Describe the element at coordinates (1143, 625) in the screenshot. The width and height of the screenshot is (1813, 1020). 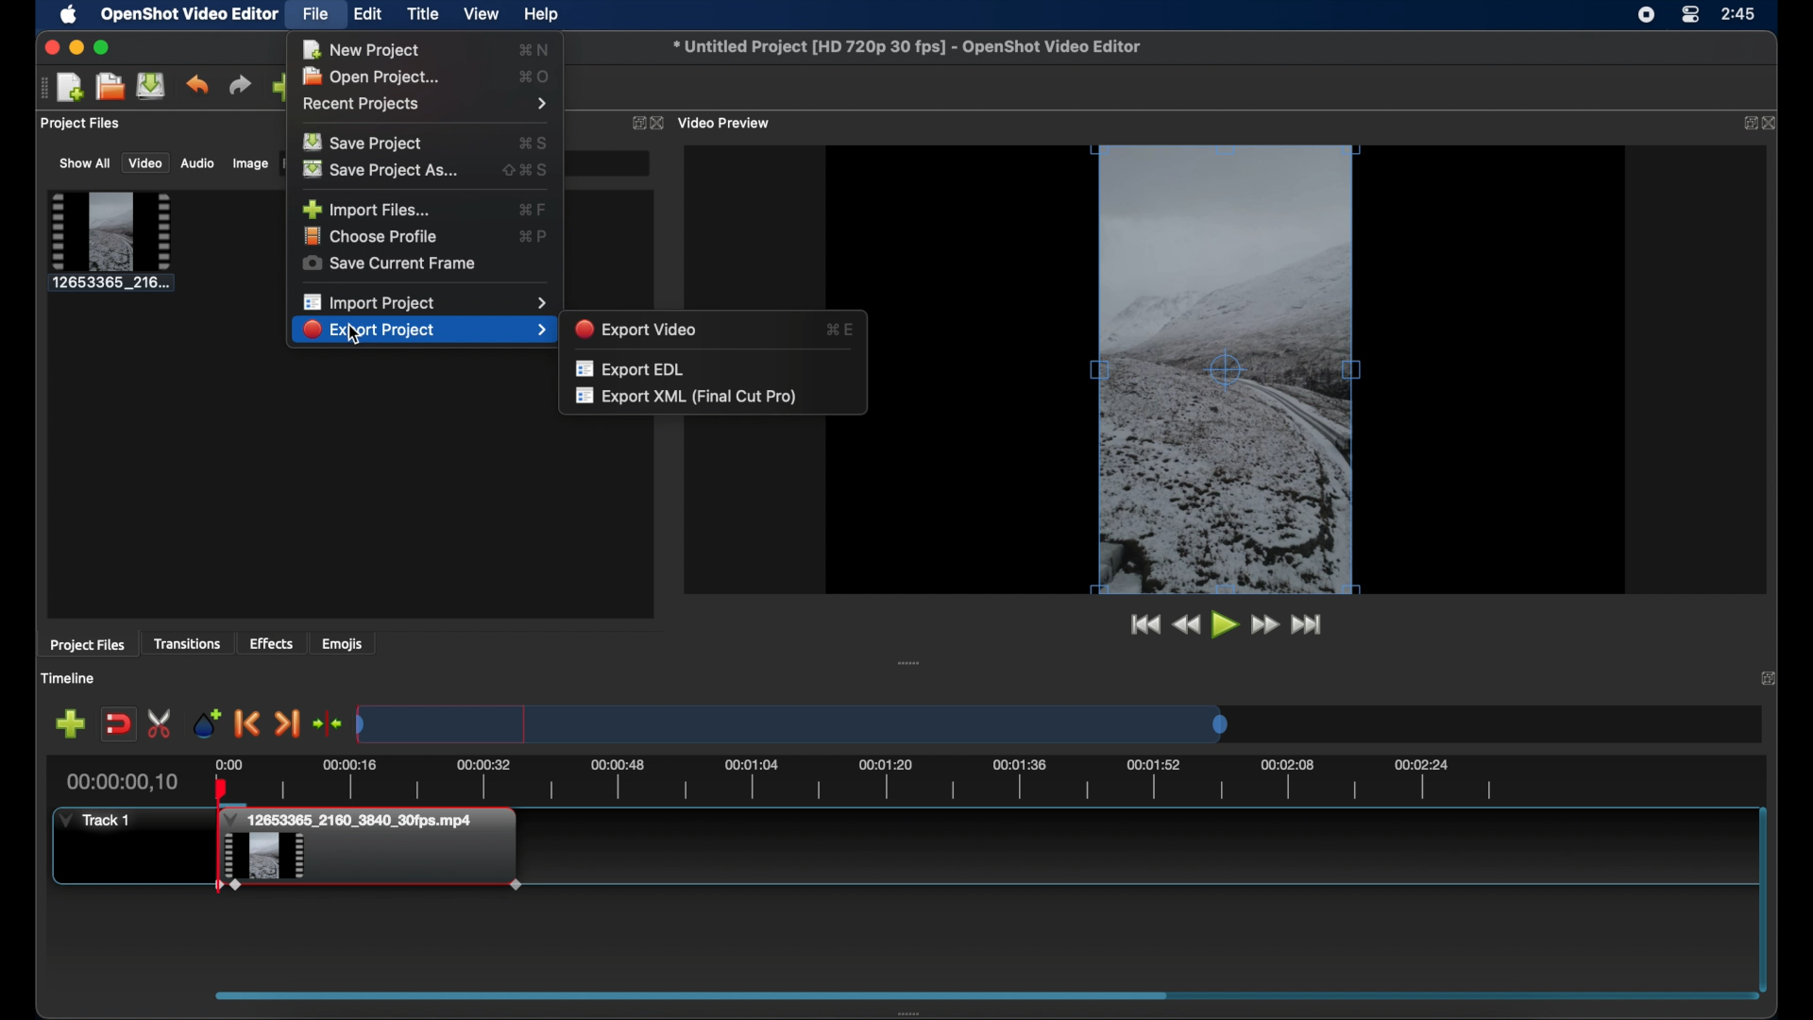
I see `jump to start` at that location.